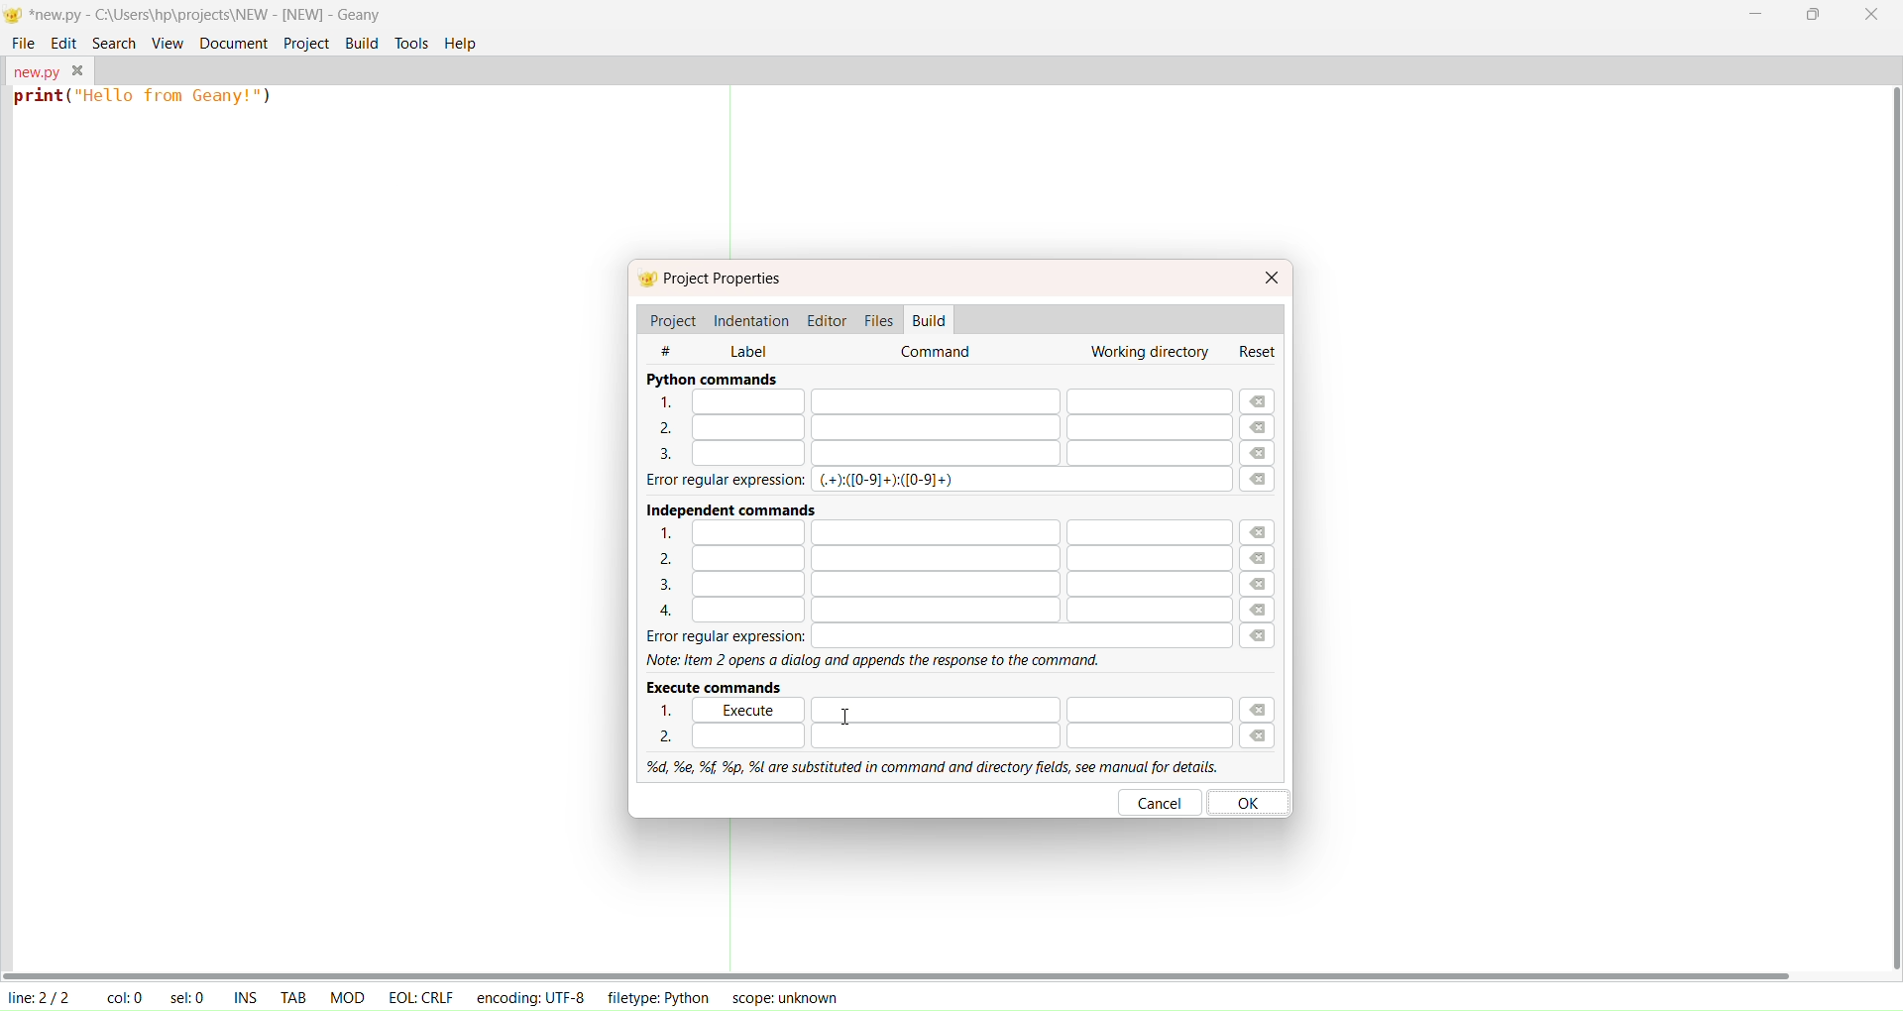 The image size is (1903, 1011). I want to click on files, so click(878, 318).